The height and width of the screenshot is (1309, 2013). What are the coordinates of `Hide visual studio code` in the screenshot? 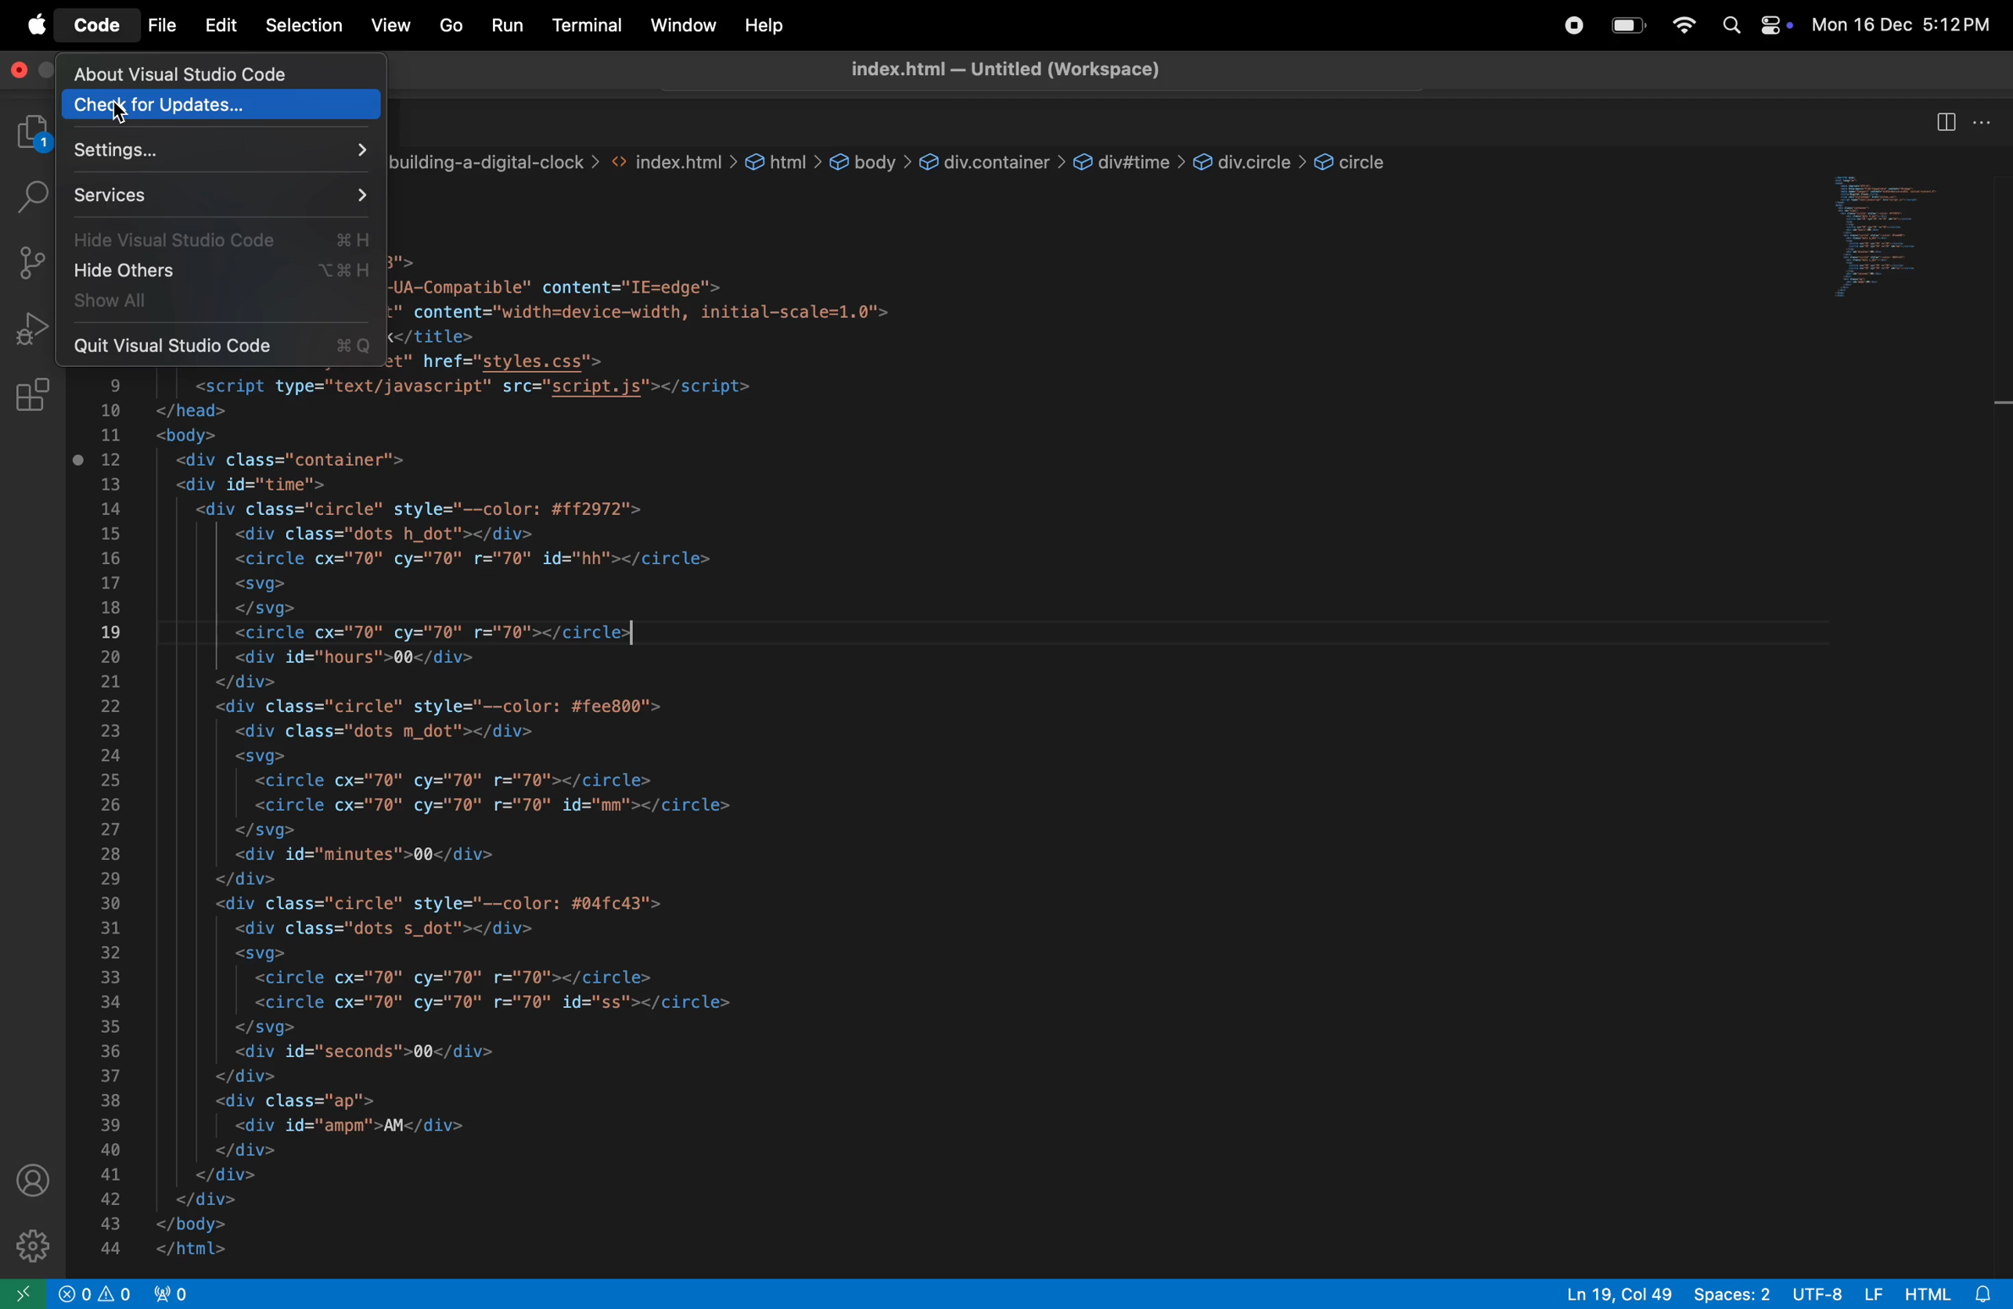 It's located at (217, 235).